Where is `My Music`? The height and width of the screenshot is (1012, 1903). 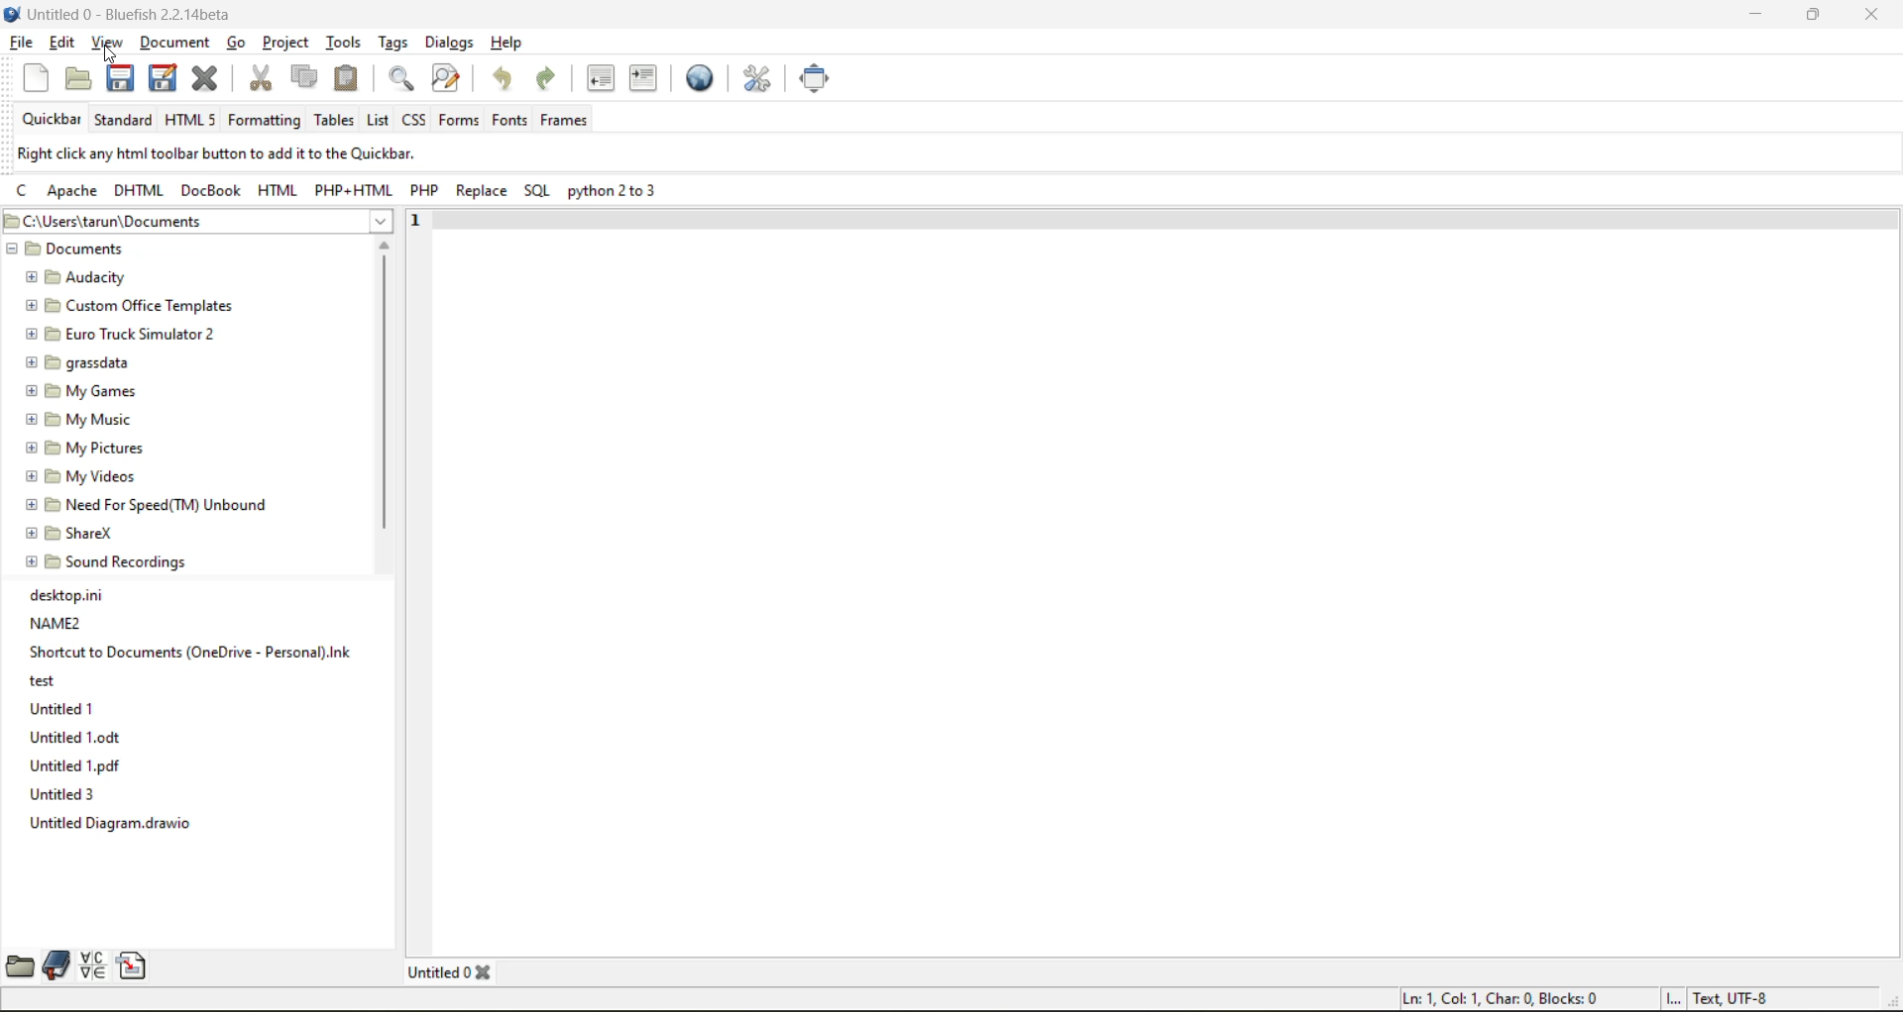 My Music is located at coordinates (75, 420).